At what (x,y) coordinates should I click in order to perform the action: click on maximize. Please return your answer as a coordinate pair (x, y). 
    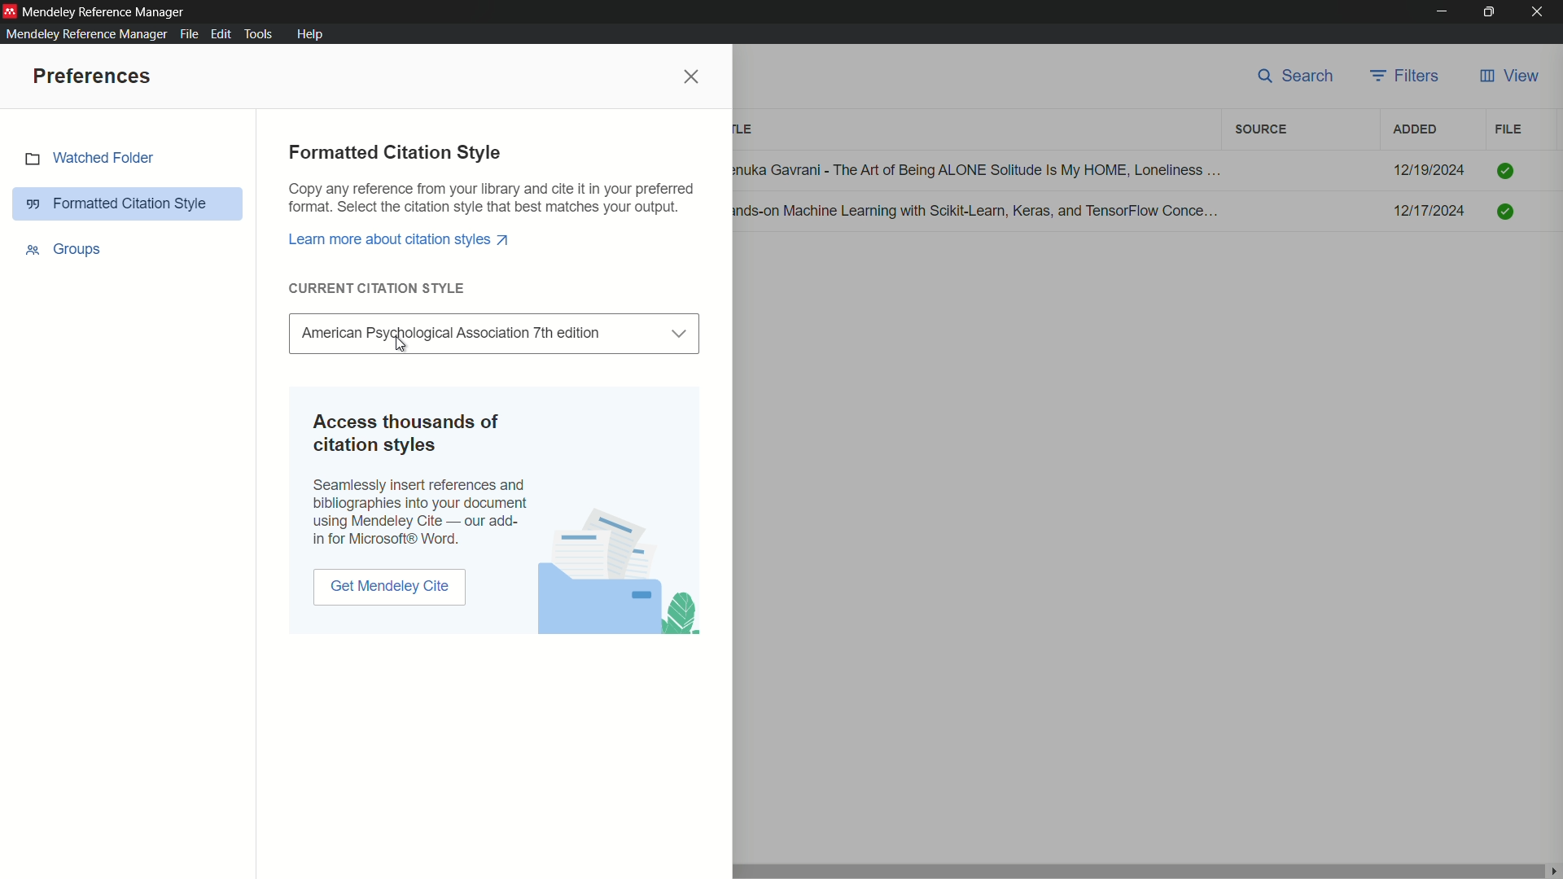
    Looking at the image, I should click on (1491, 12).